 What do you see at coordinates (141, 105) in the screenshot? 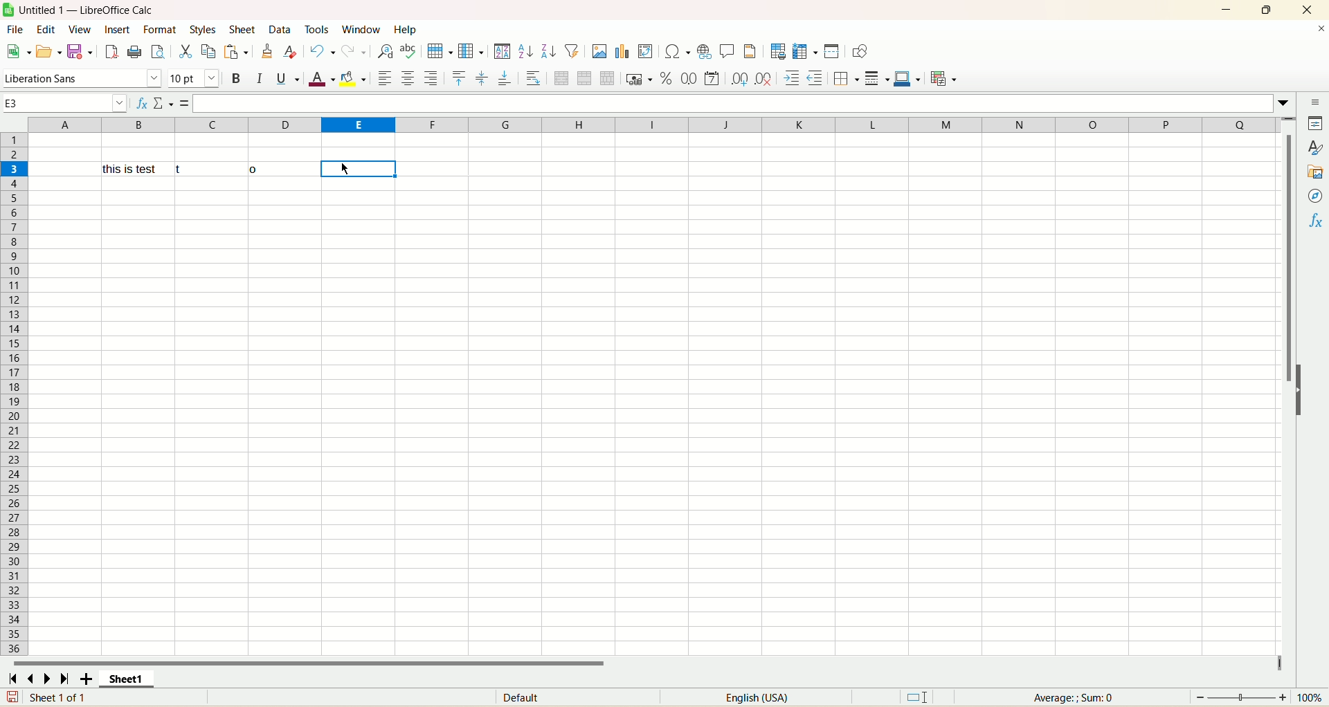
I see `function wizard` at bounding box center [141, 105].